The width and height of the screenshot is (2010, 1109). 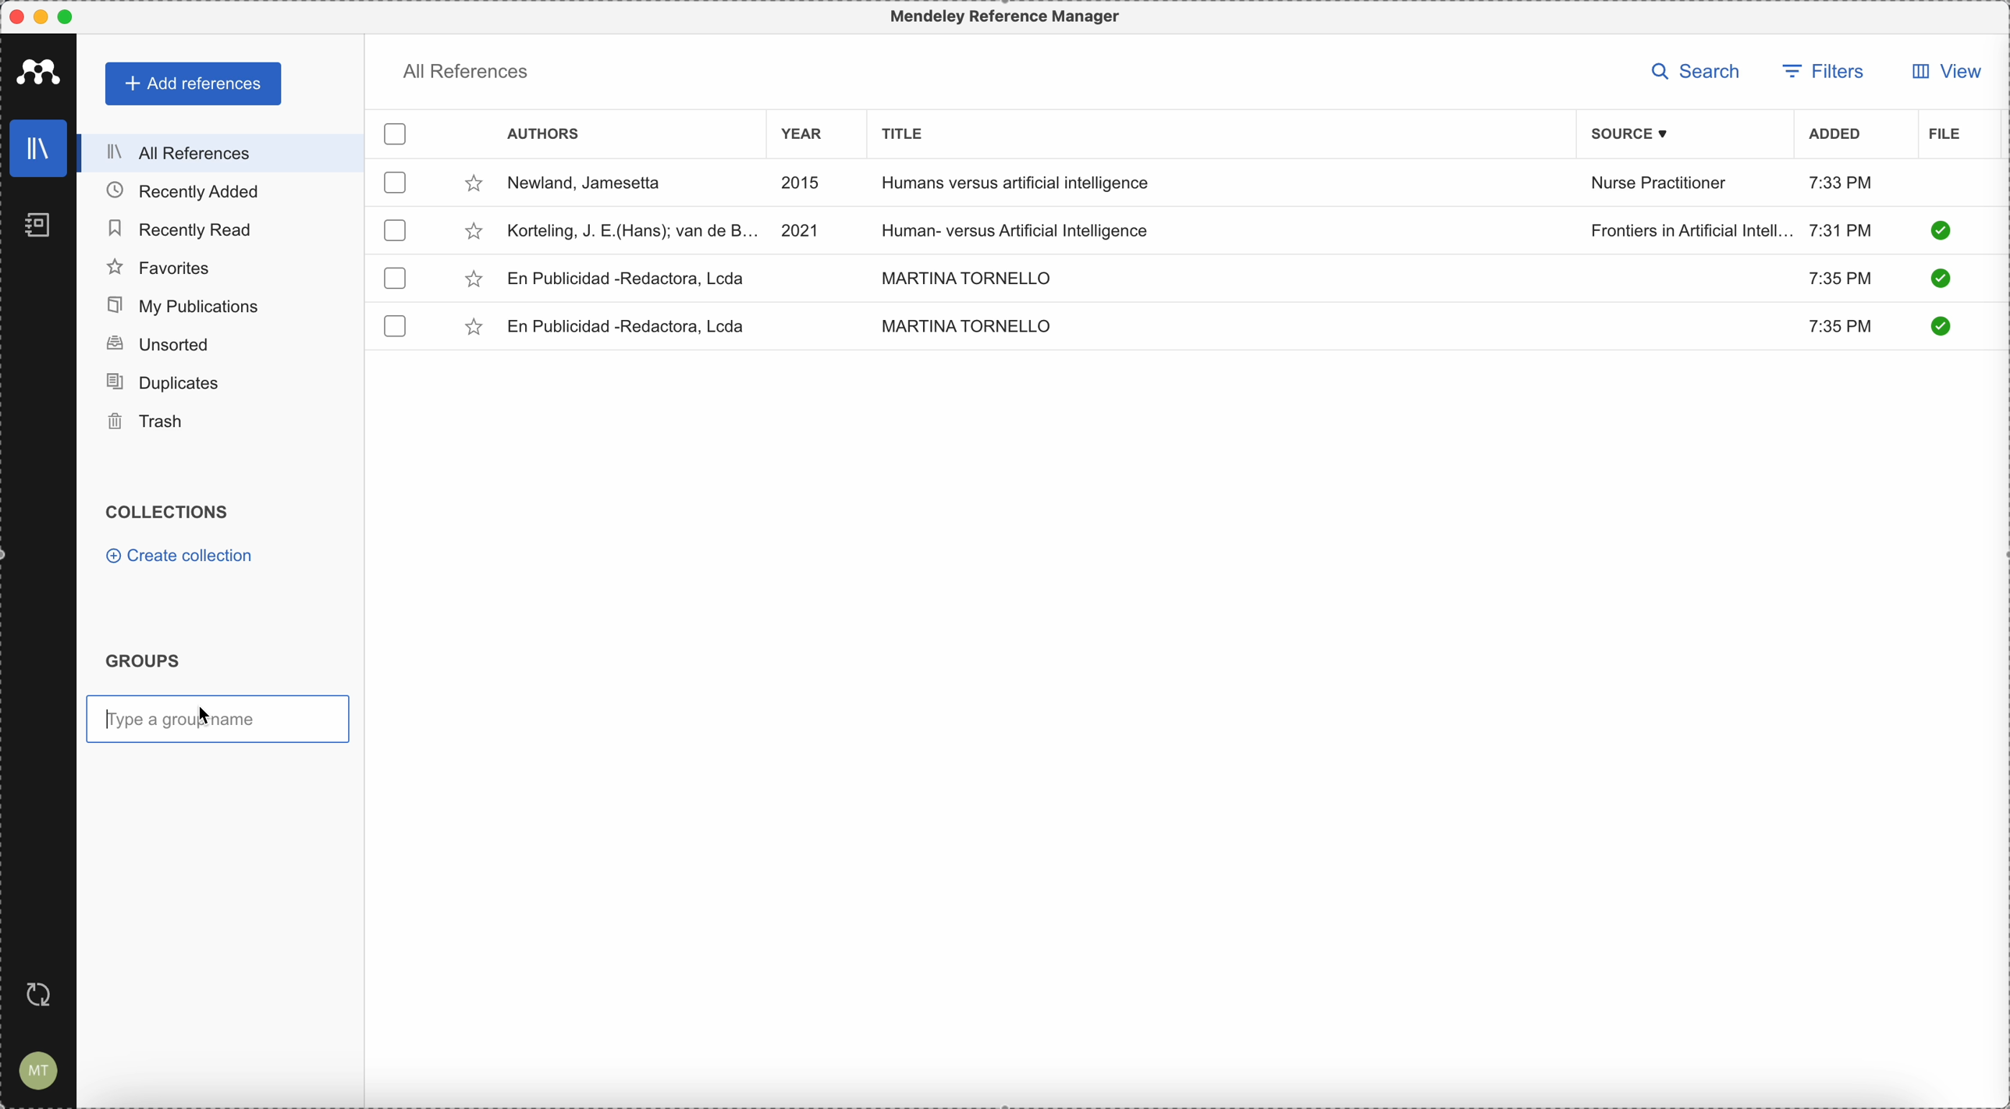 What do you see at coordinates (1940, 230) in the screenshot?
I see `check it` at bounding box center [1940, 230].